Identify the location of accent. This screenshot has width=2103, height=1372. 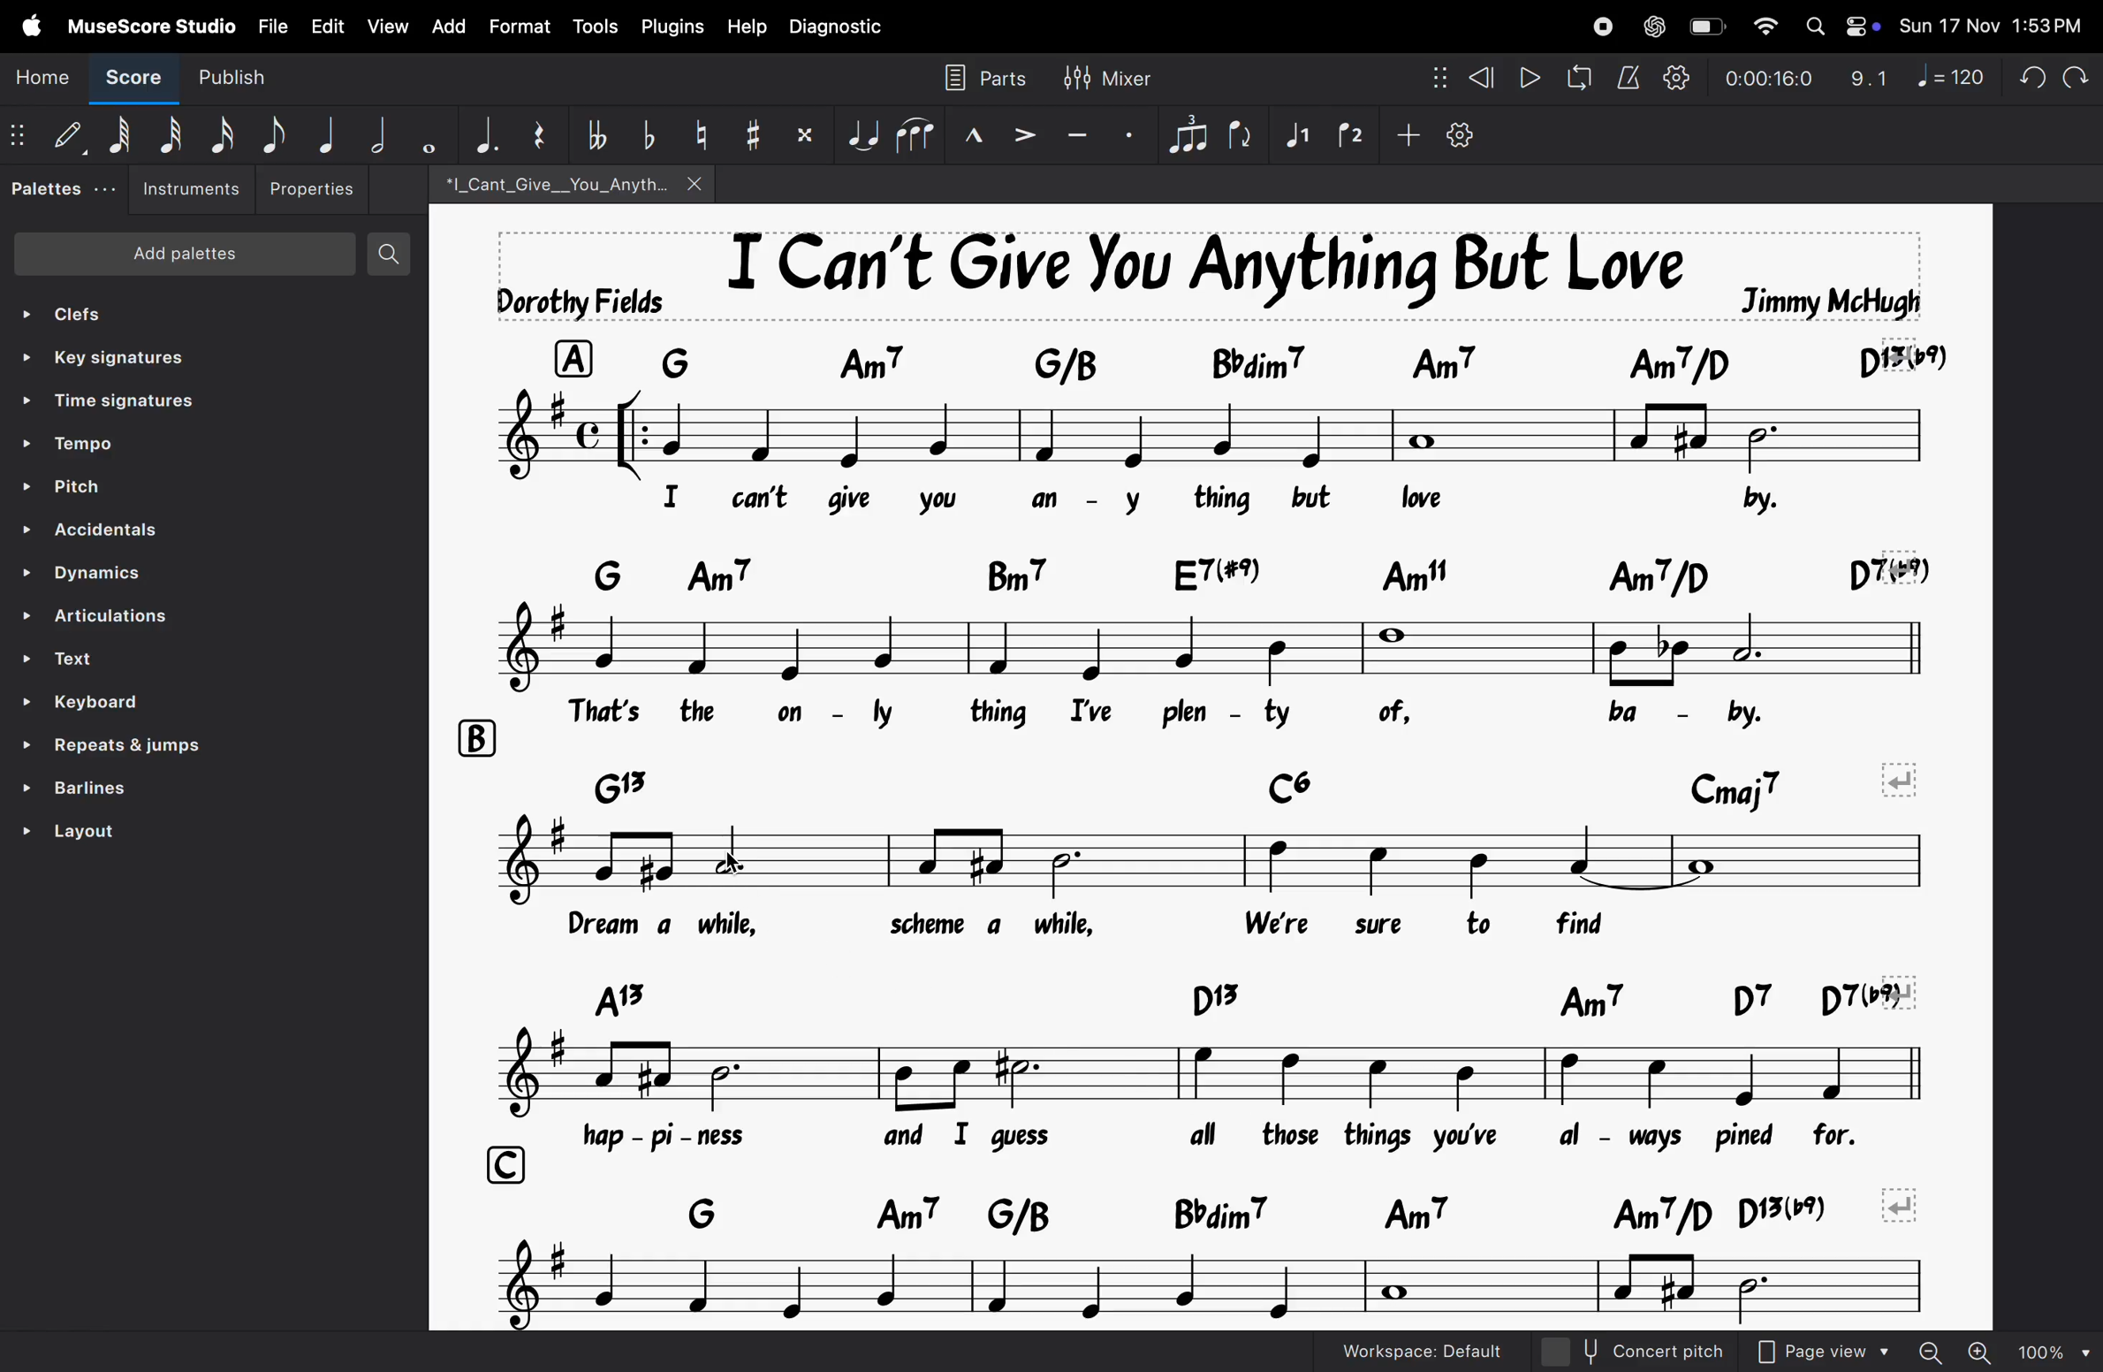
(1027, 135).